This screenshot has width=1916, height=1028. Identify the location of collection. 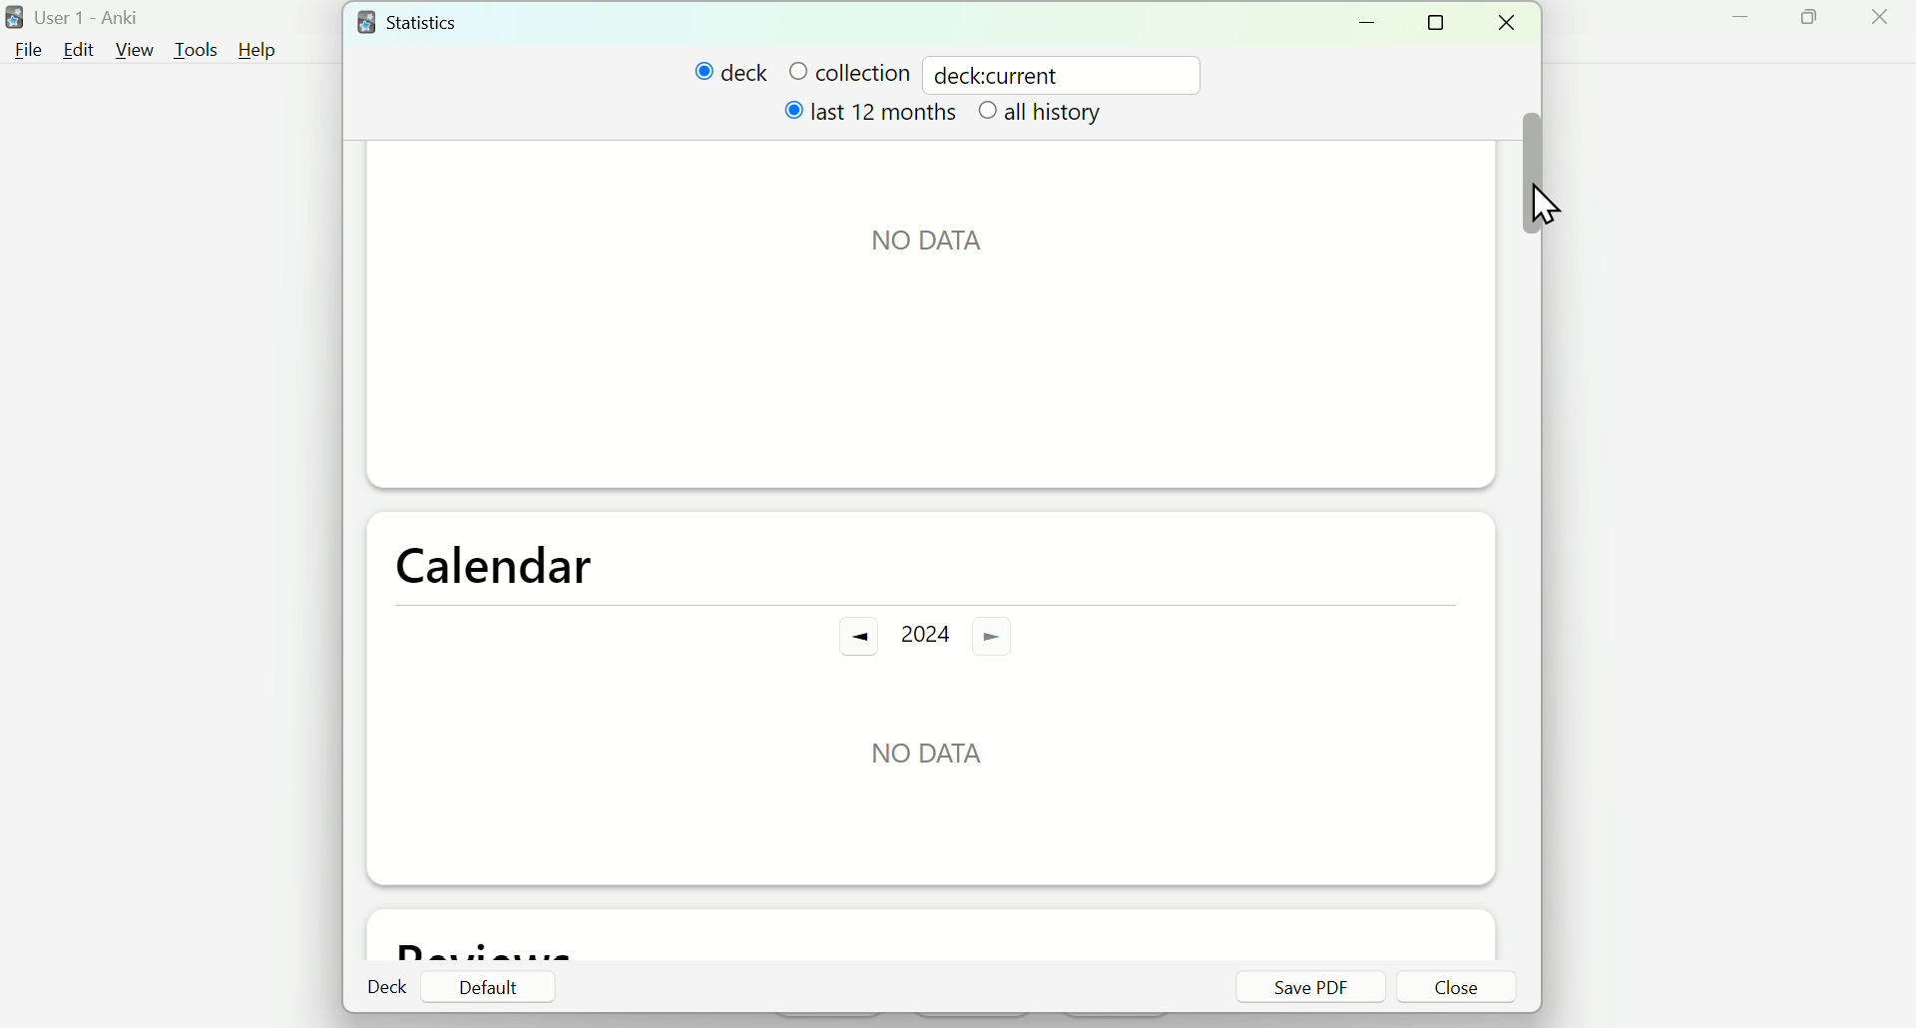
(848, 72).